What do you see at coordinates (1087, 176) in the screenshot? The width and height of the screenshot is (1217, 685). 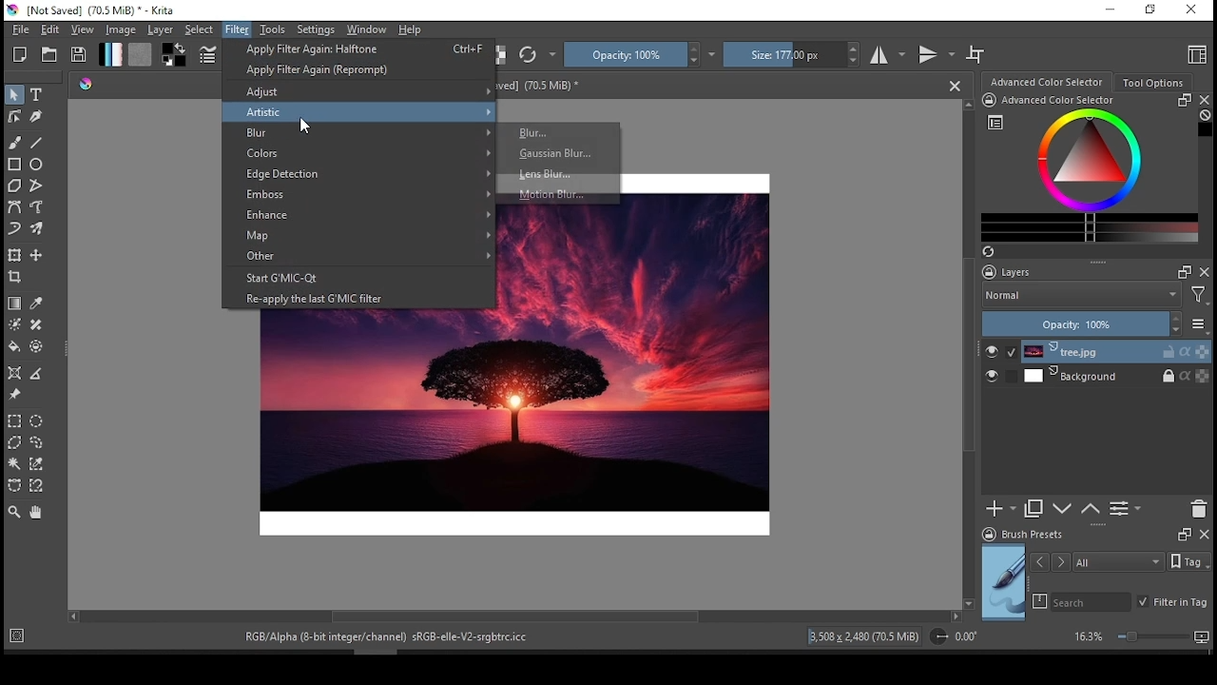 I see `advanced color selector` at bounding box center [1087, 176].